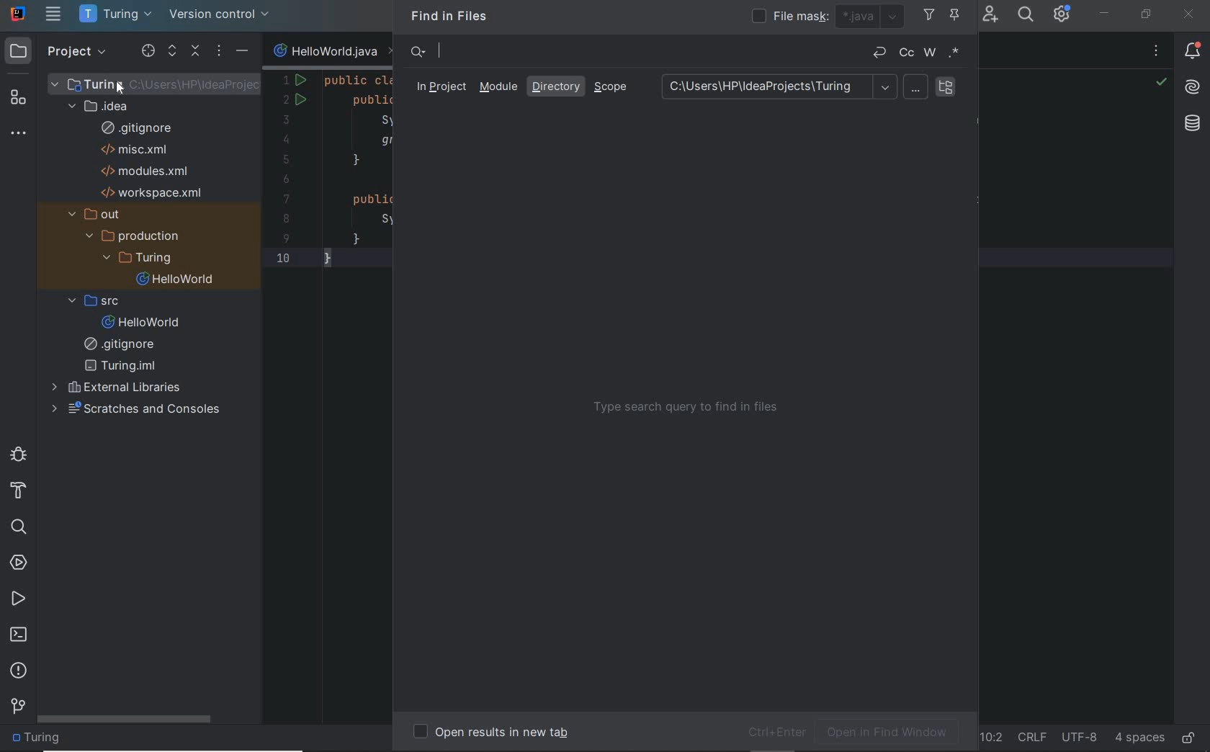 This screenshot has height=752, width=1210. Describe the element at coordinates (774, 733) in the screenshot. I see `ctrl+Enter` at that location.